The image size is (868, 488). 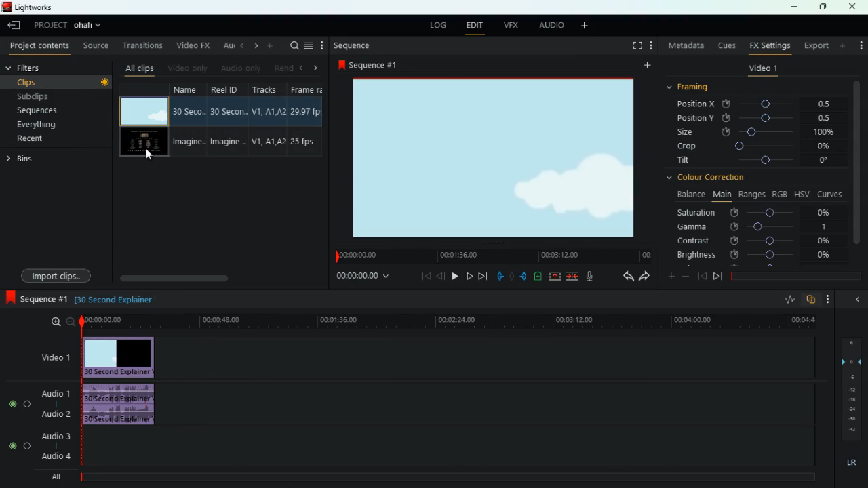 I want to click on saturation, so click(x=757, y=212).